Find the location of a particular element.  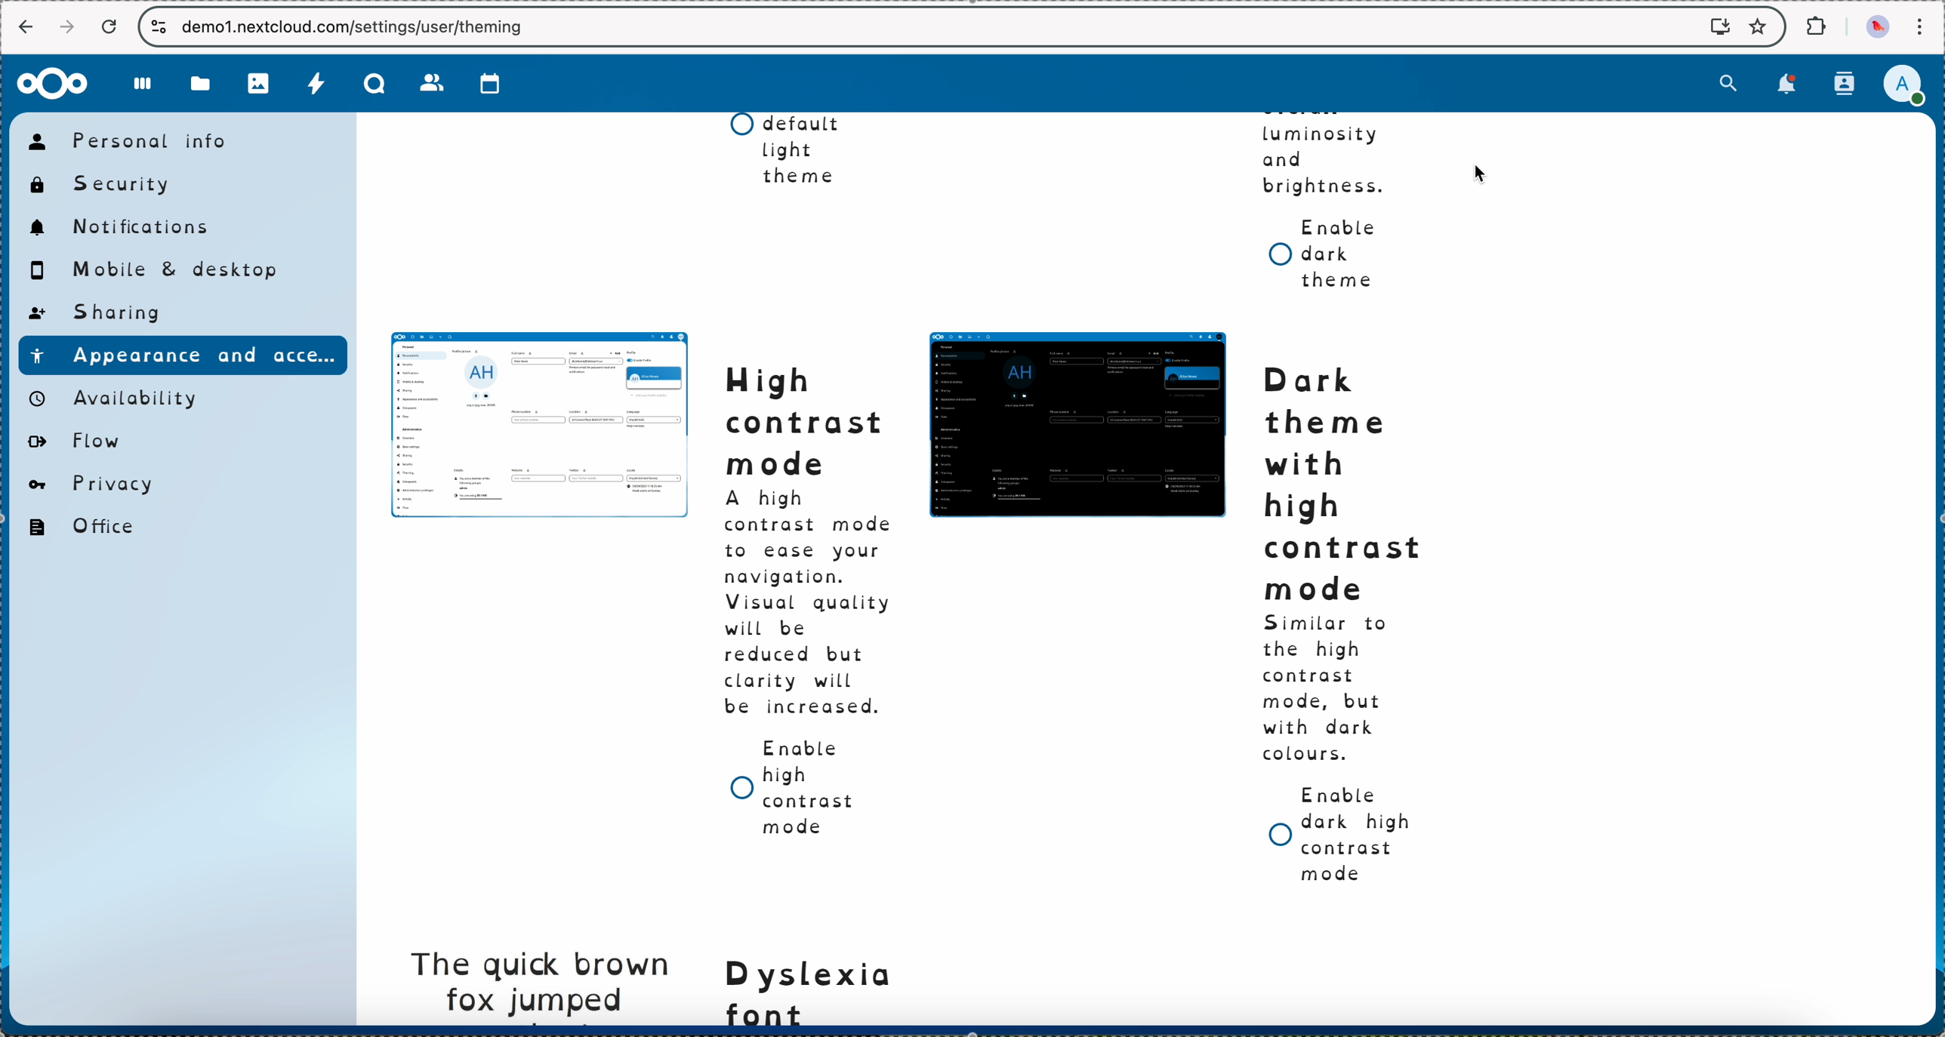

dashboard is located at coordinates (146, 87).